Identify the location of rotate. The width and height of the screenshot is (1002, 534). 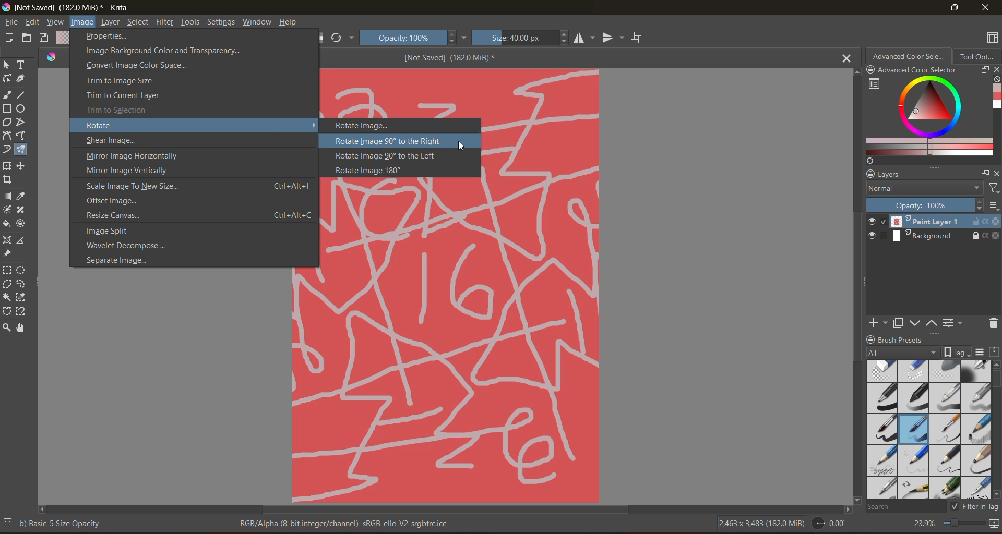
(113, 125).